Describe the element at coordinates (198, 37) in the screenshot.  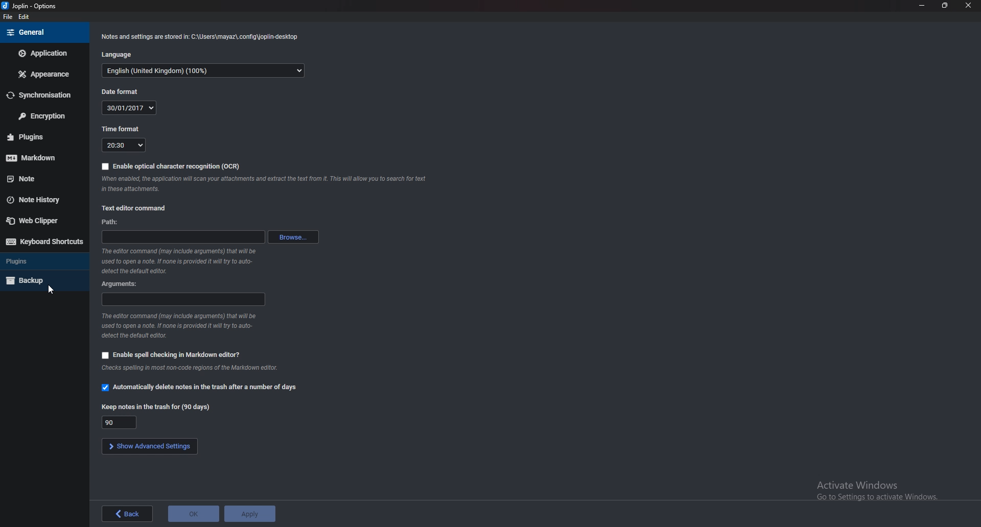
I see `Info` at that location.